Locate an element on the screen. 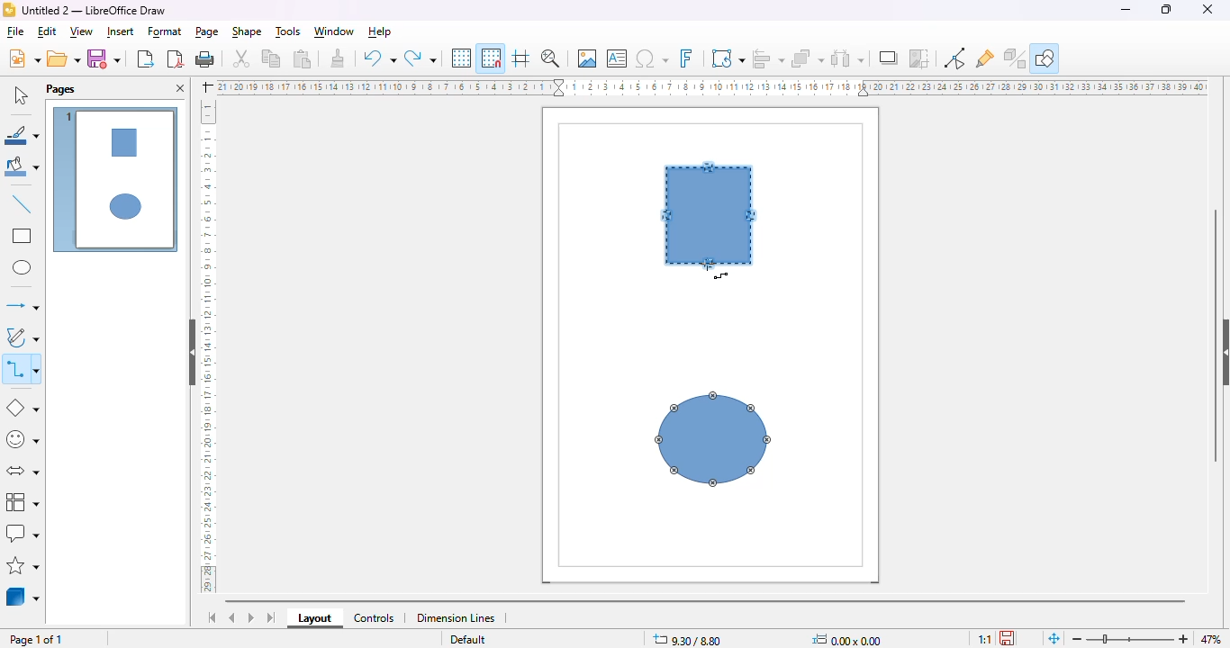 The height and width of the screenshot is (648, 1230). scroll to first sheet is located at coordinates (213, 618).